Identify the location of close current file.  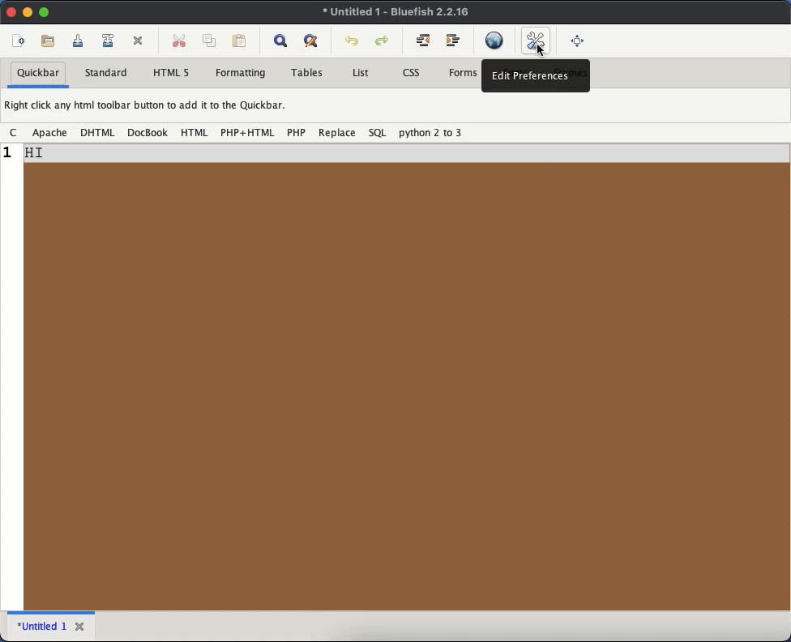
(139, 42).